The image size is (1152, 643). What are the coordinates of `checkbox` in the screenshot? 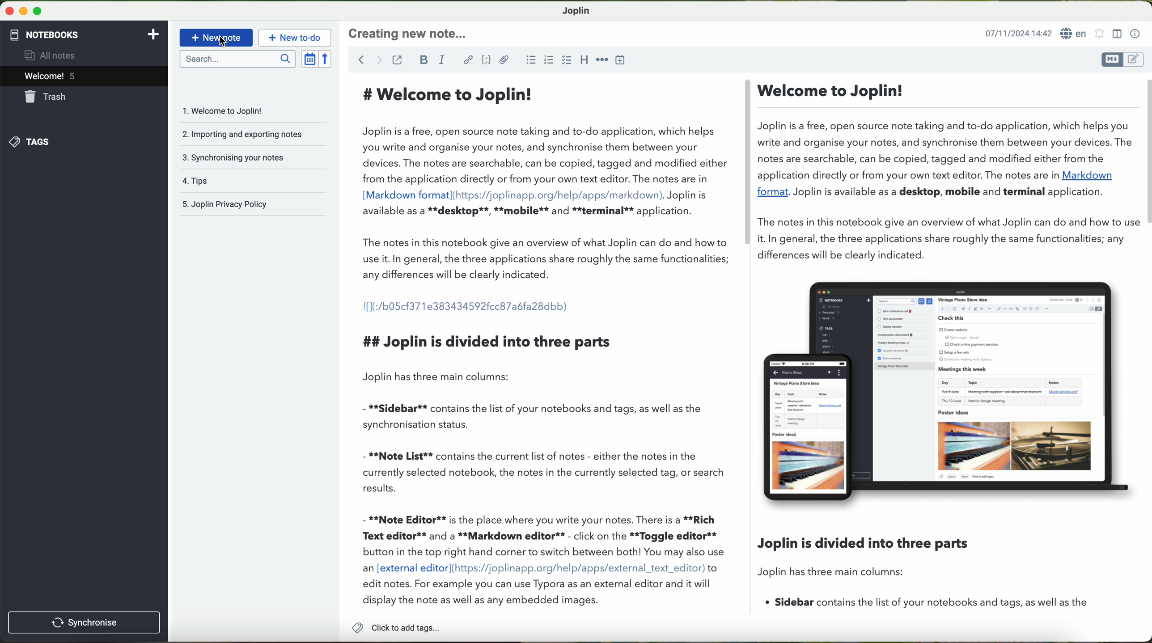 It's located at (567, 61).